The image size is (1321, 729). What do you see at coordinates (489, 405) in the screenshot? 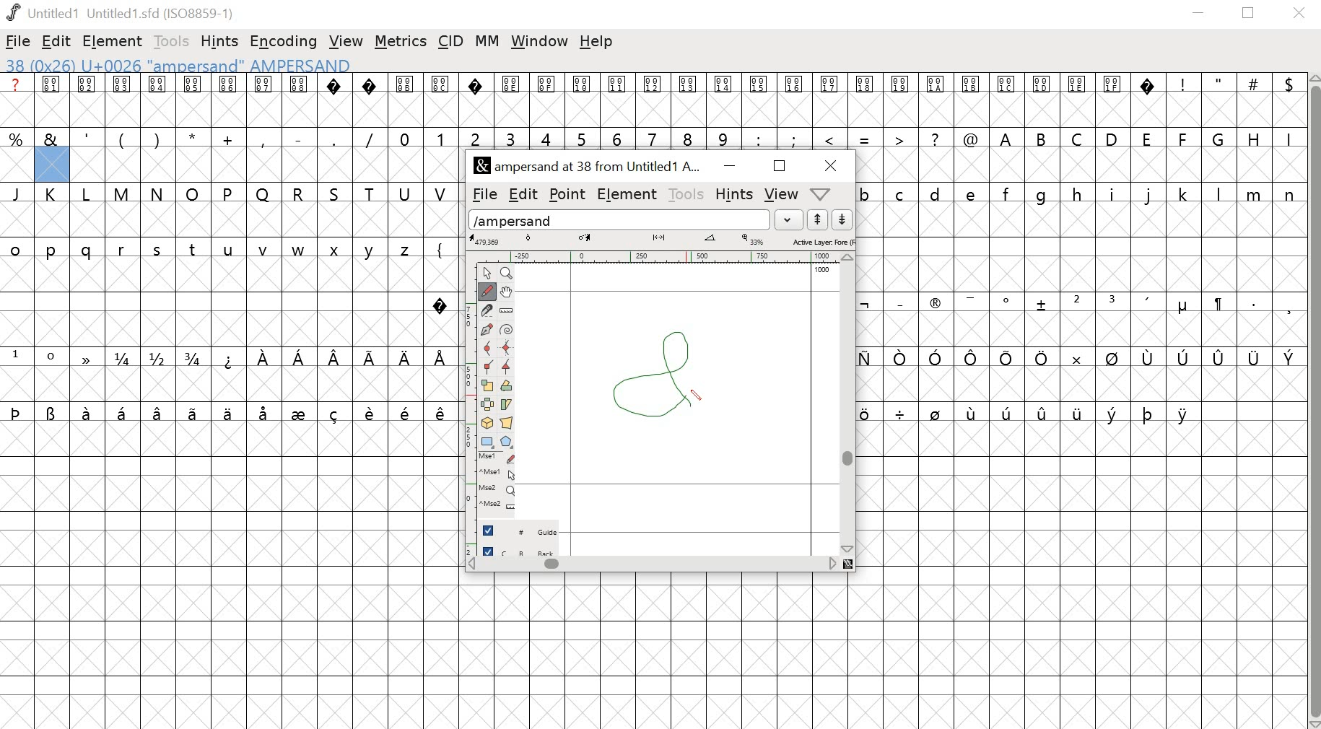
I see `flip the selection` at bounding box center [489, 405].